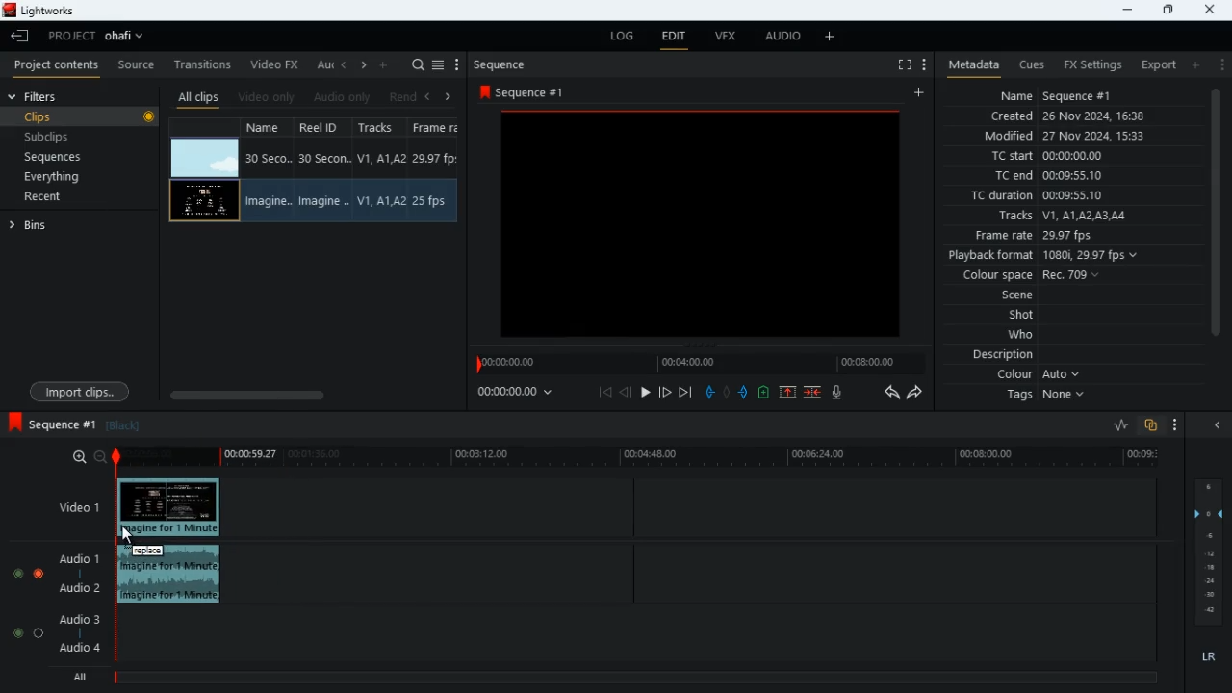  I want to click on import clips, so click(83, 390).